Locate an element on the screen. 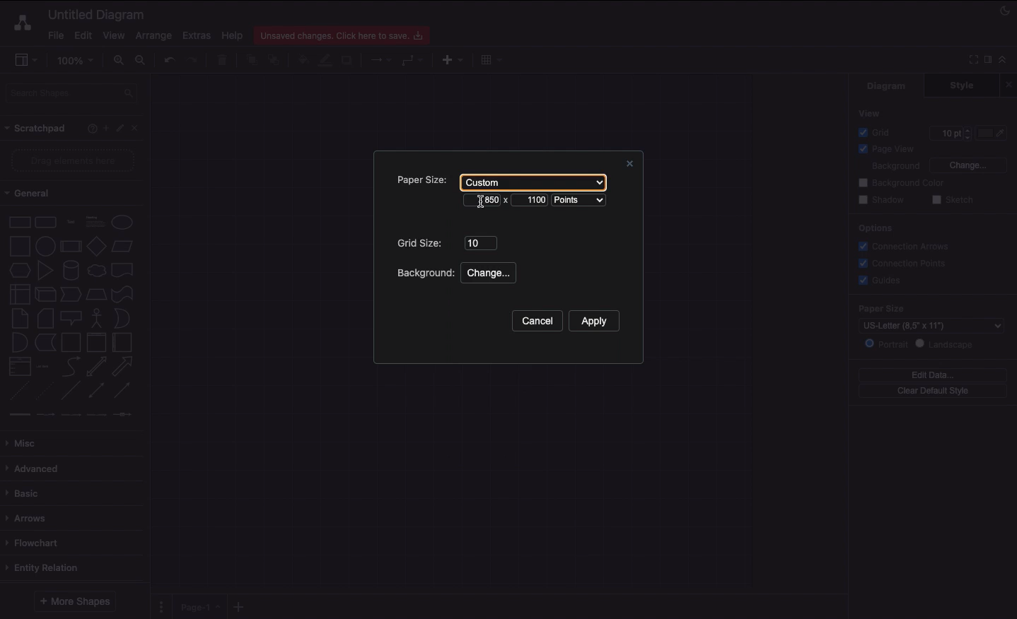  Container is located at coordinates (71, 342).